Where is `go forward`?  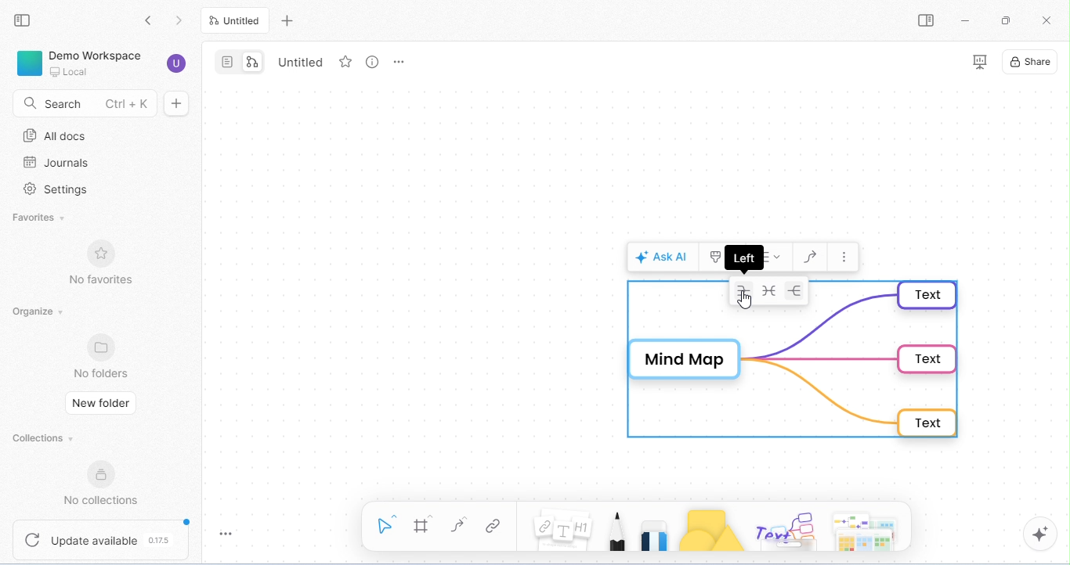 go forward is located at coordinates (180, 19).